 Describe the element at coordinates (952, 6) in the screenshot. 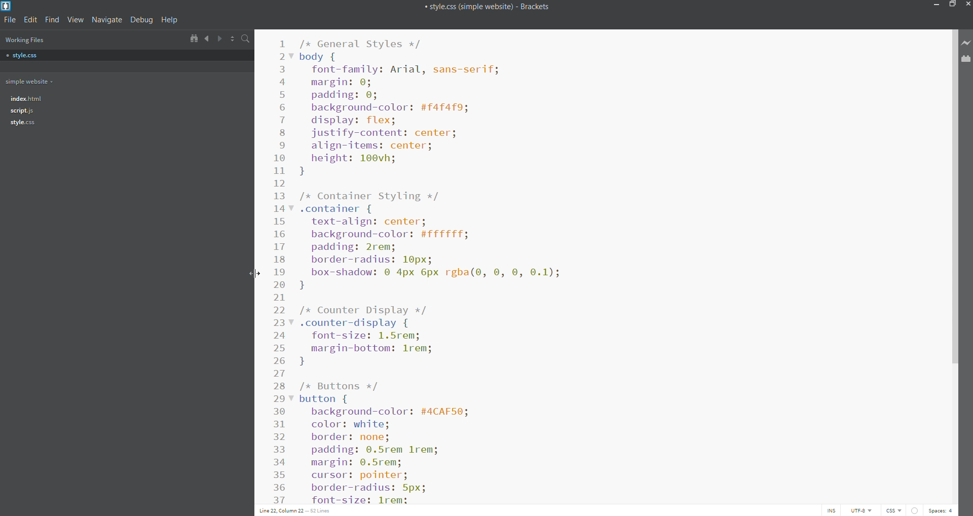

I see `maximize/restore` at that location.